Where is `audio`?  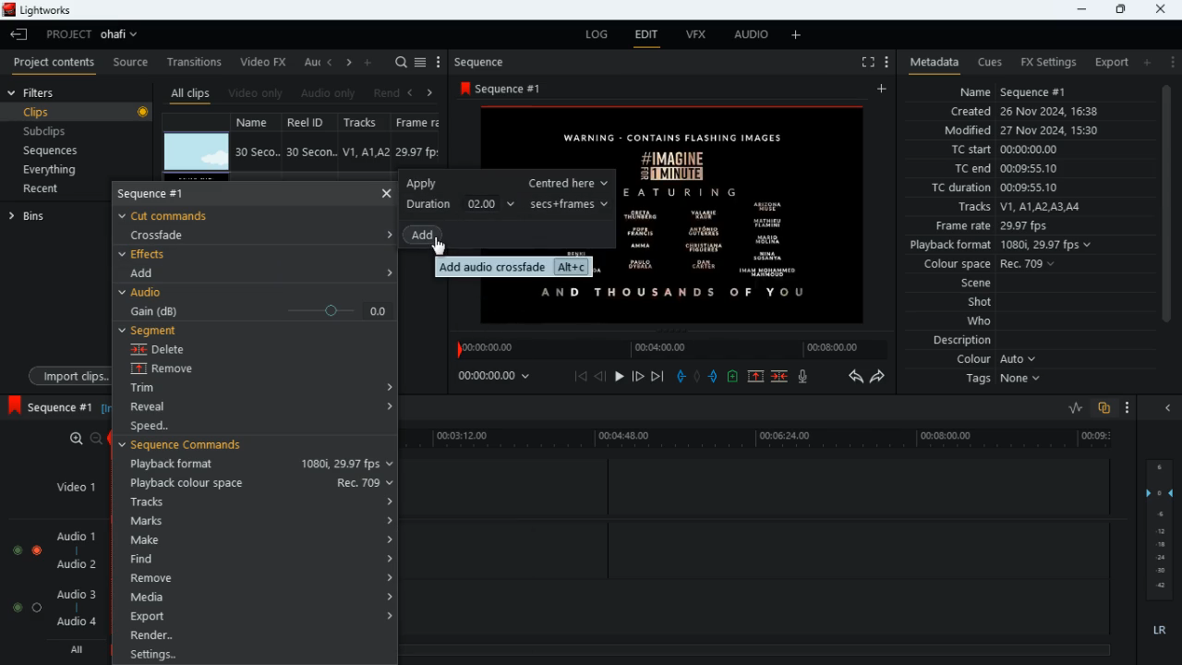 audio is located at coordinates (747, 36).